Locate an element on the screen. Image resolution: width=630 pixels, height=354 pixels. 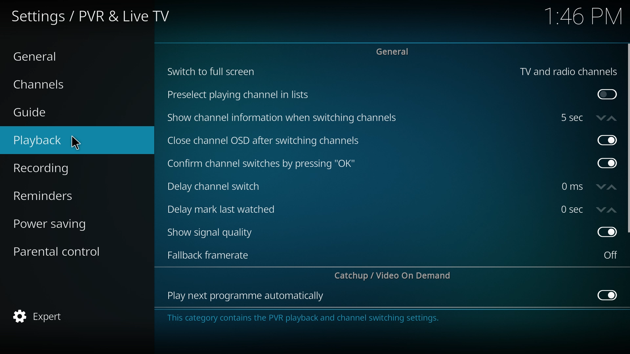
playback is located at coordinates (58, 141).